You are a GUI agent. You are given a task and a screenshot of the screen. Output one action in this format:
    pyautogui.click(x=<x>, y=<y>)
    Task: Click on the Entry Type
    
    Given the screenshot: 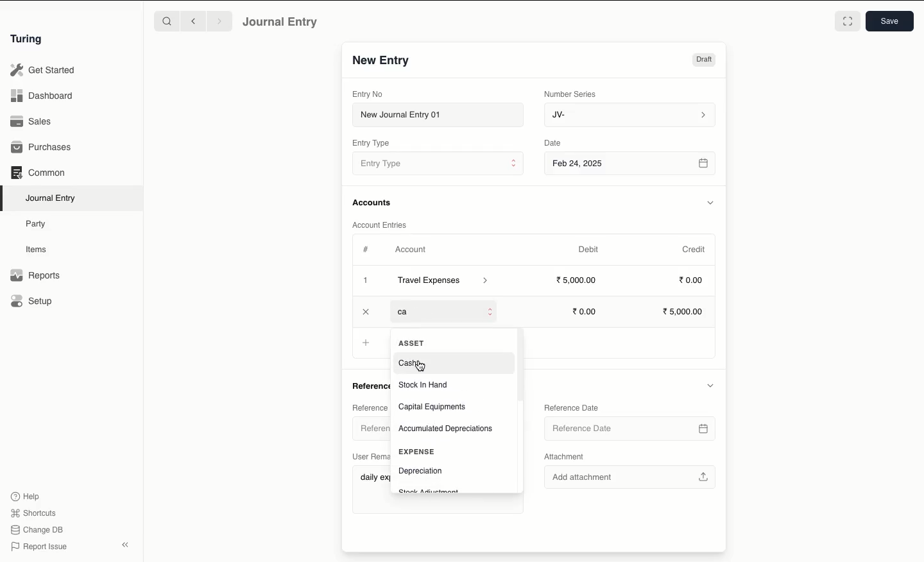 What is the action you would take?
    pyautogui.click(x=371, y=143)
    